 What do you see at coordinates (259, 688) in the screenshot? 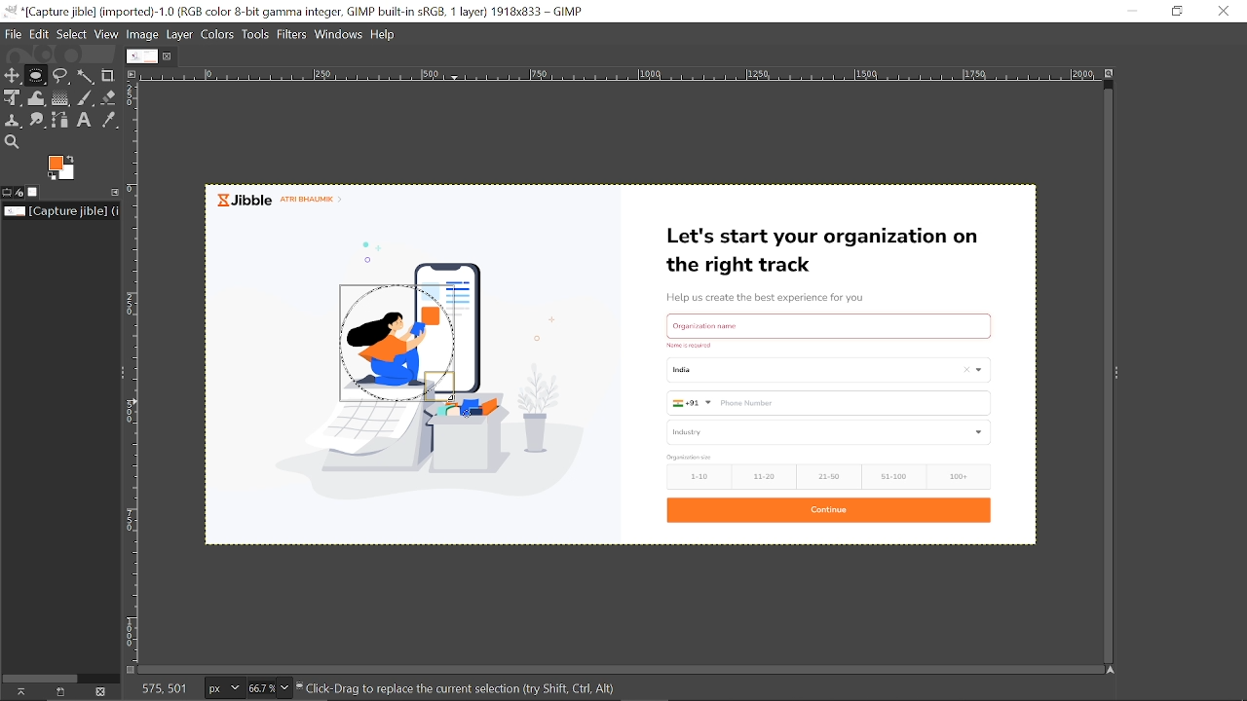
I see `Current zoom` at bounding box center [259, 688].